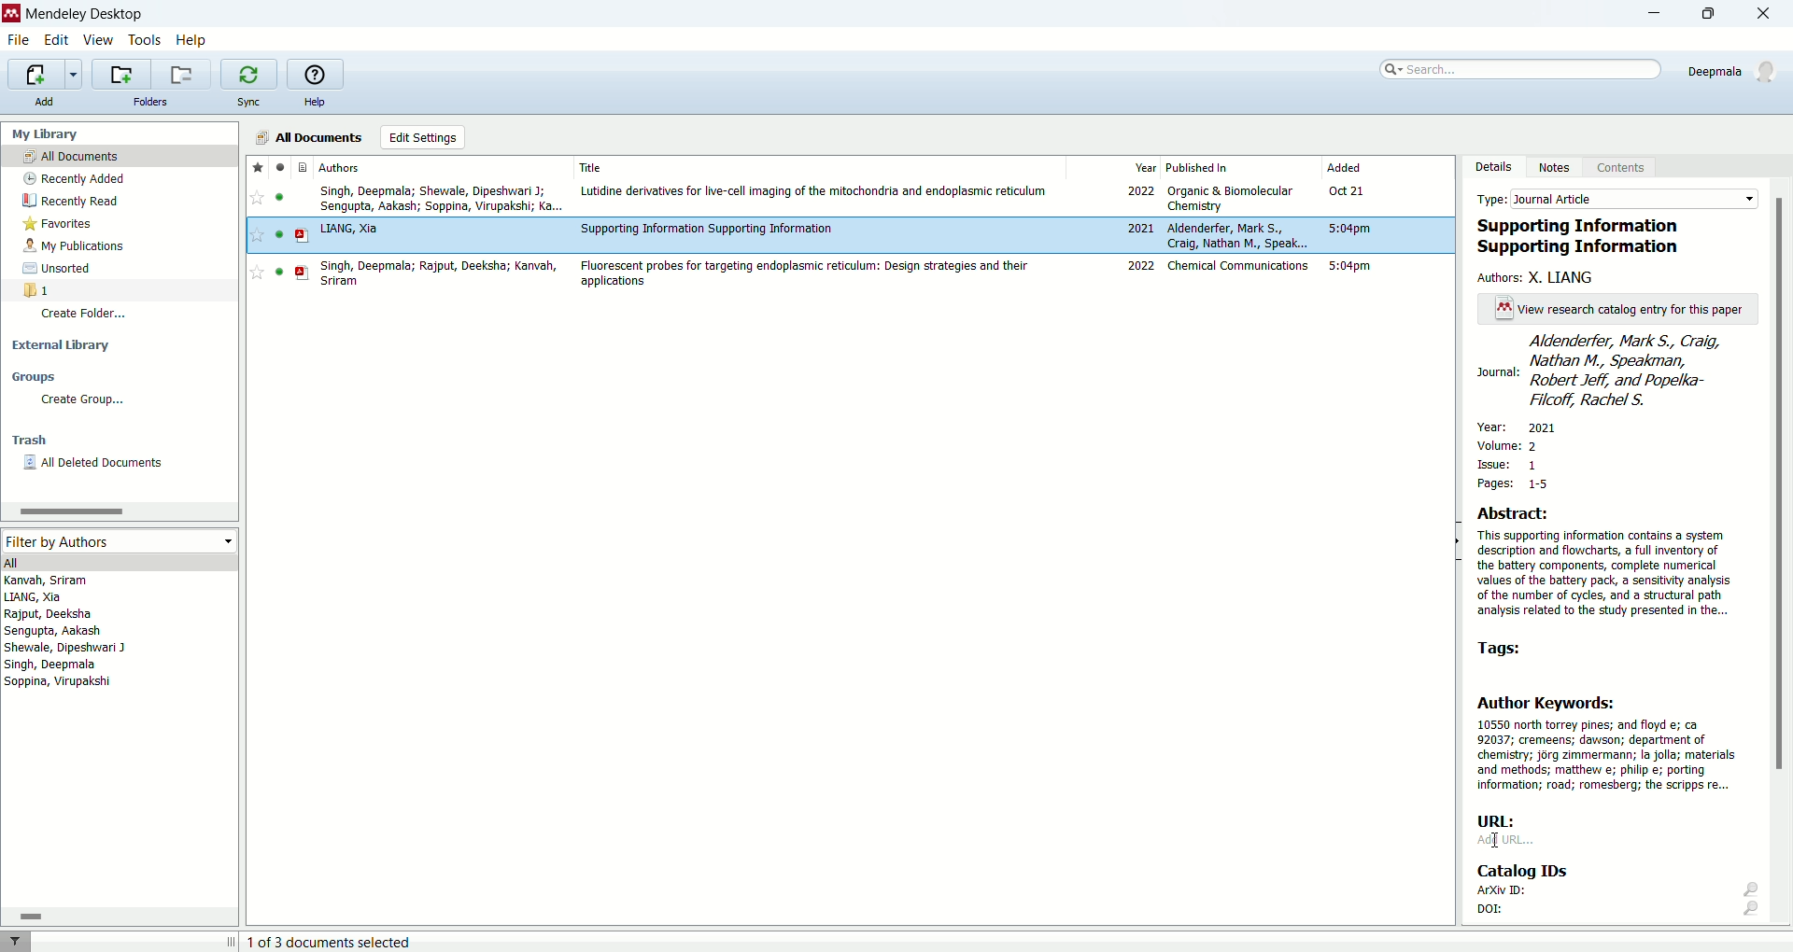 The image size is (1793, 952). What do you see at coordinates (1539, 872) in the screenshot?
I see `catalog IDs` at bounding box center [1539, 872].